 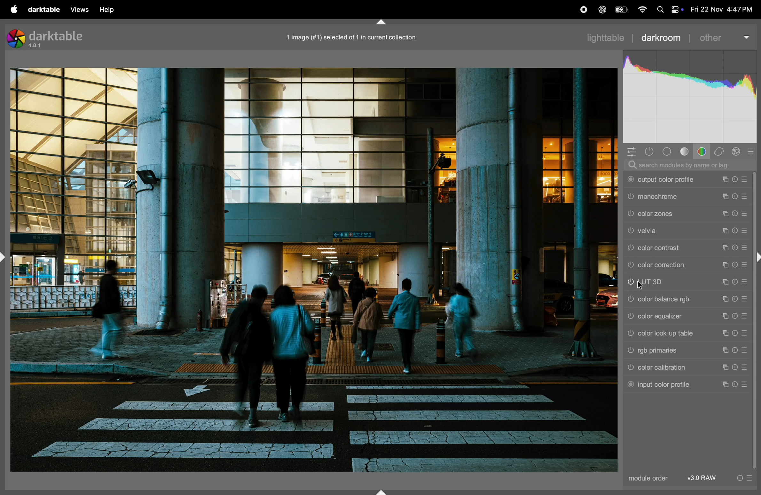 What do you see at coordinates (746, 248) in the screenshot?
I see `presets` at bounding box center [746, 248].